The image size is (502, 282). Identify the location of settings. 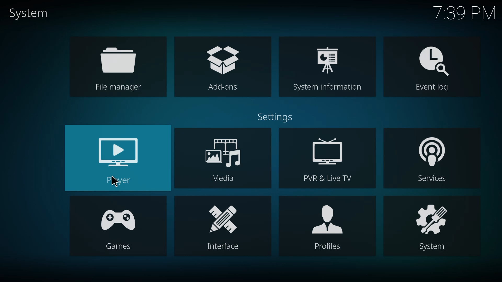
(278, 116).